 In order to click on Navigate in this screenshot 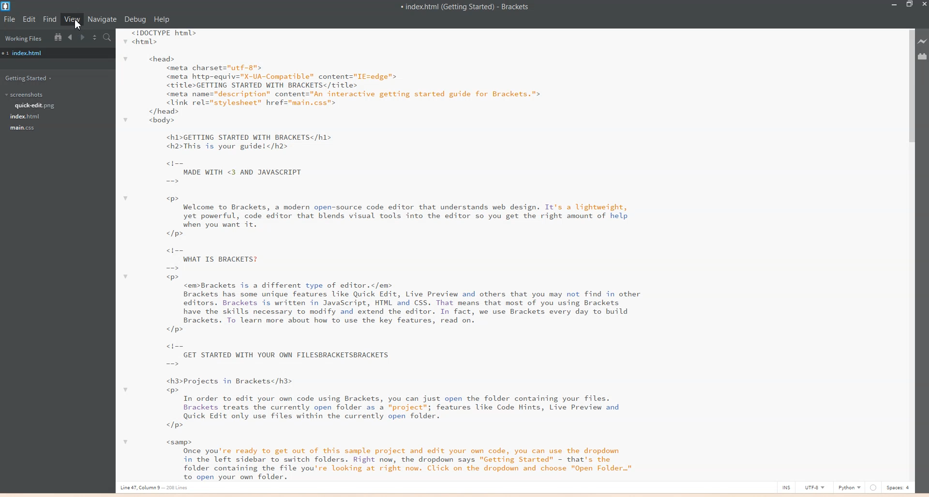, I will do `click(103, 20)`.